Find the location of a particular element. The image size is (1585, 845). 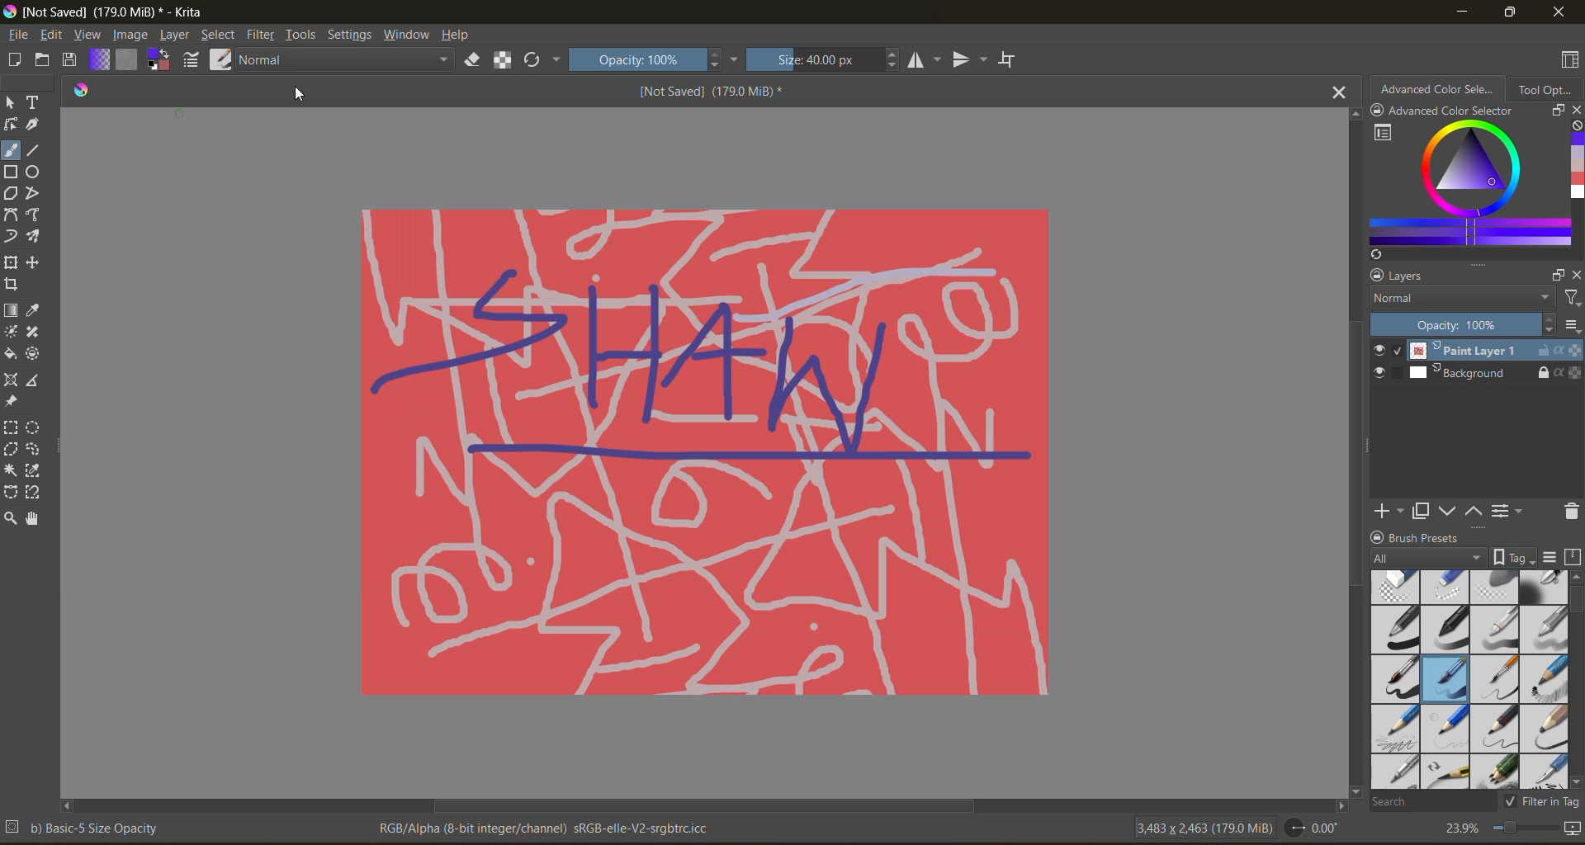

vertical scroll bar is located at coordinates (1575, 604).